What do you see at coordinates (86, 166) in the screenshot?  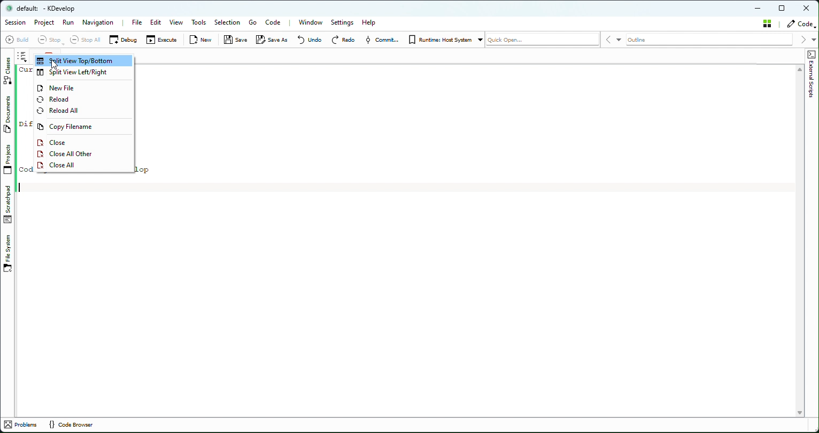 I see `Close All` at bounding box center [86, 166].